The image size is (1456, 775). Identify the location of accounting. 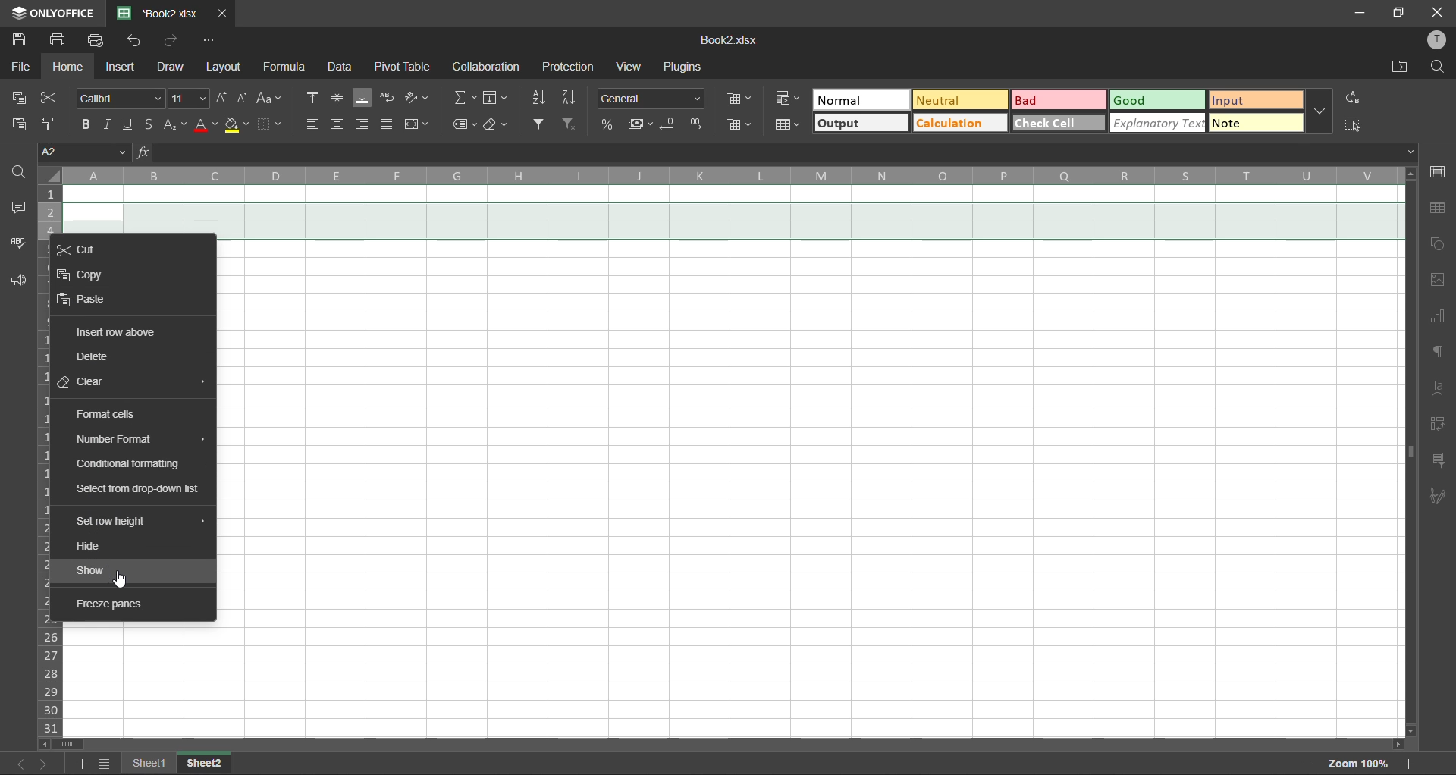
(642, 125).